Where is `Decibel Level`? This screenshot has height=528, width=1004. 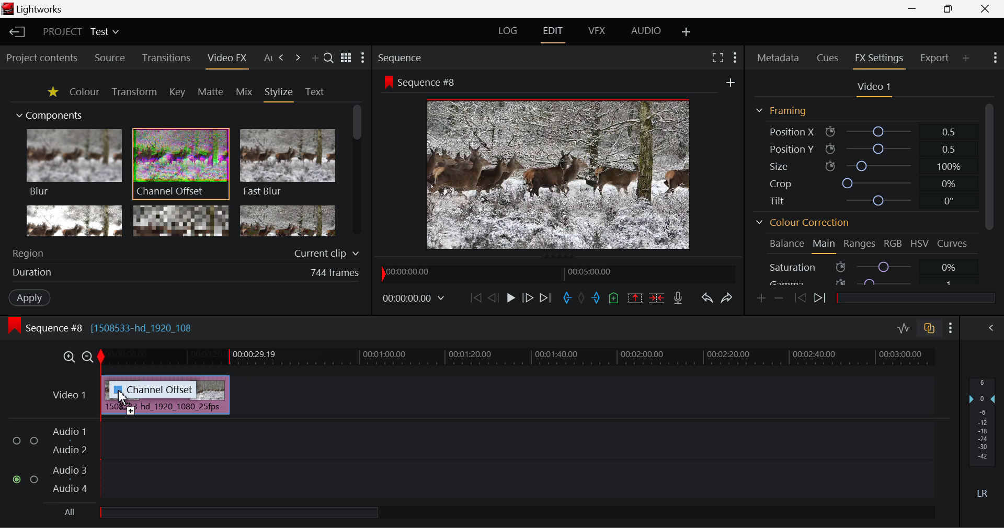
Decibel Level is located at coordinates (983, 437).